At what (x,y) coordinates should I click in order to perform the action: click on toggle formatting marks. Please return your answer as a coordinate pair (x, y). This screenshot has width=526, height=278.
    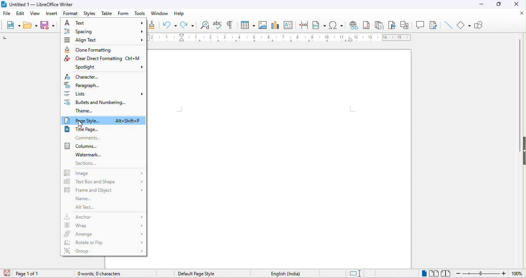
    Looking at the image, I should click on (229, 24).